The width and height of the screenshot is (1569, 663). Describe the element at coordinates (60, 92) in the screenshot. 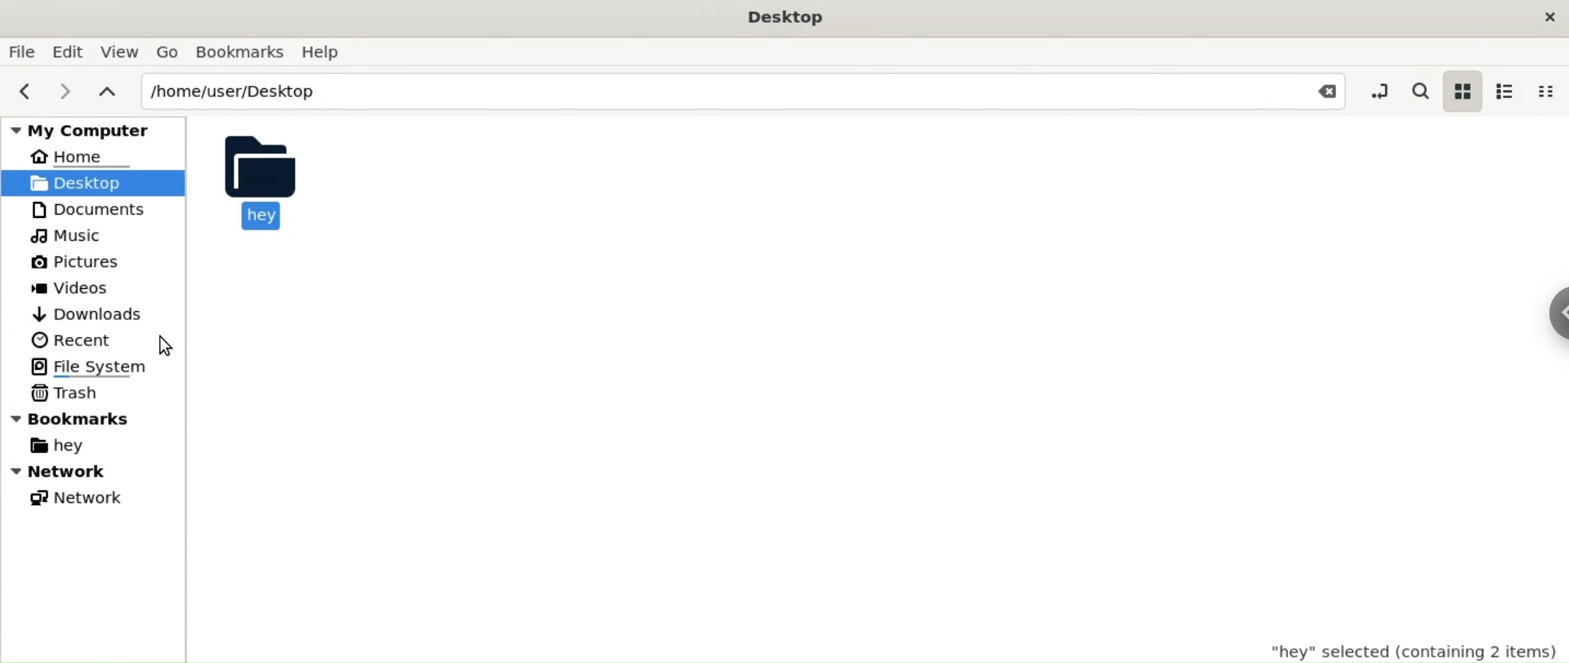

I see `next` at that location.